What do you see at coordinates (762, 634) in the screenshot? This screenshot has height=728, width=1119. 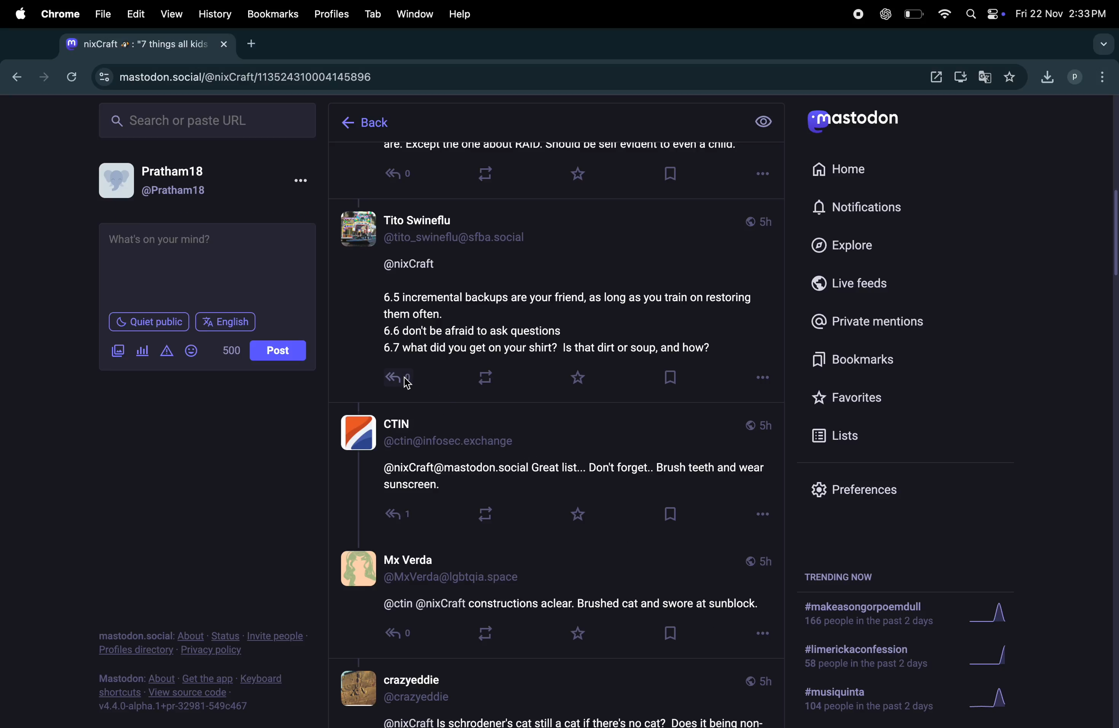 I see `options` at bounding box center [762, 634].